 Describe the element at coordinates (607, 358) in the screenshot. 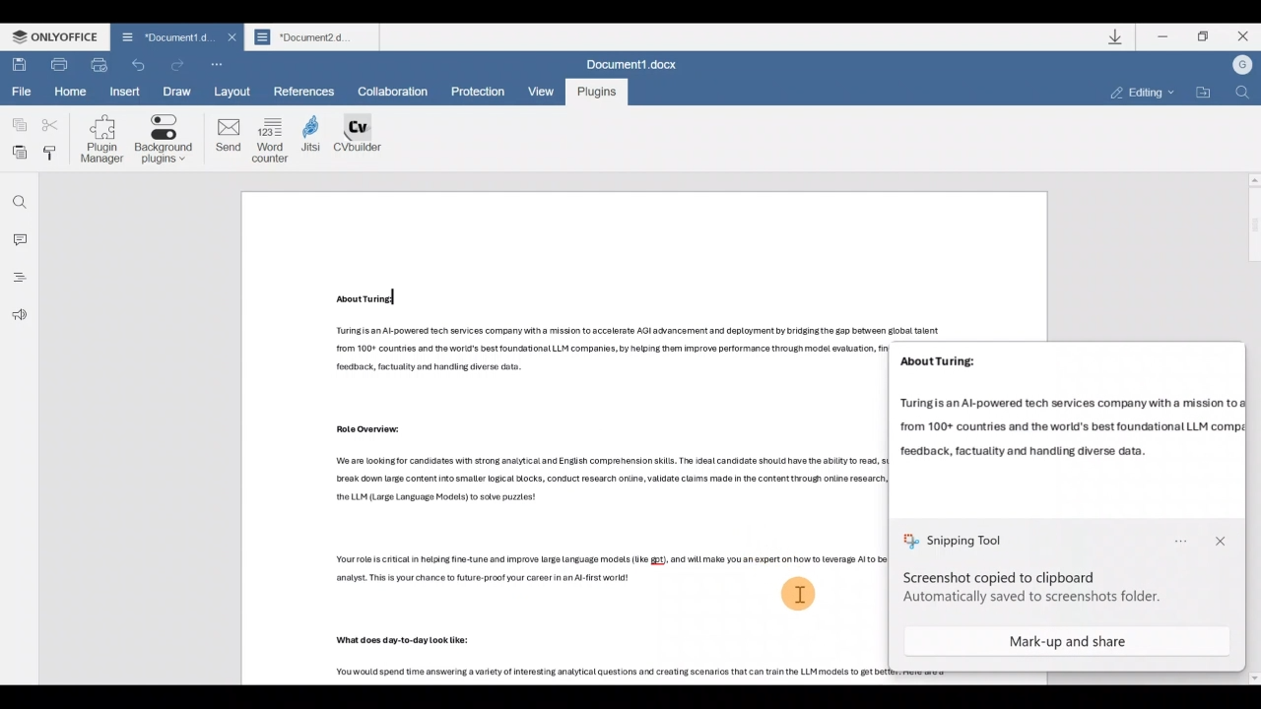

I see `` at that location.